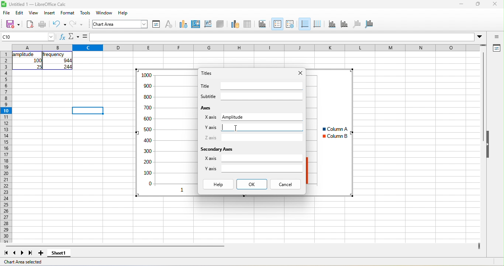 The image size is (504, 266). Describe the element at coordinates (6, 253) in the screenshot. I see `first sheet` at that location.